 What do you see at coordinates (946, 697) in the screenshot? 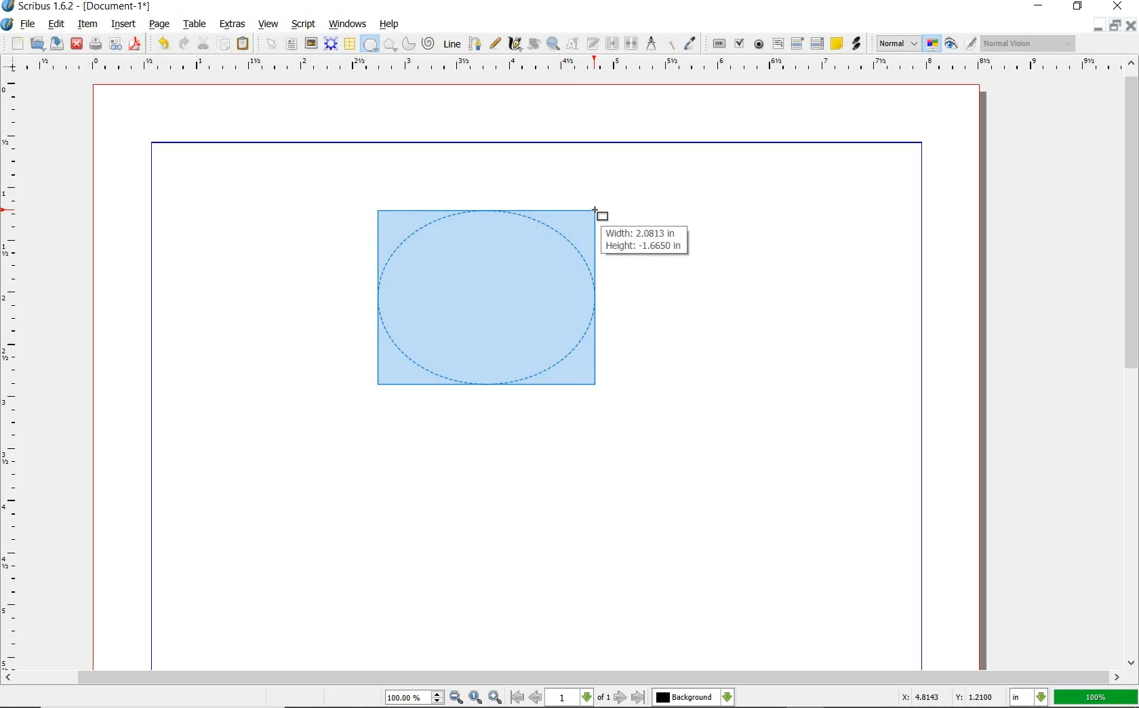
I see `coordinates` at bounding box center [946, 697].